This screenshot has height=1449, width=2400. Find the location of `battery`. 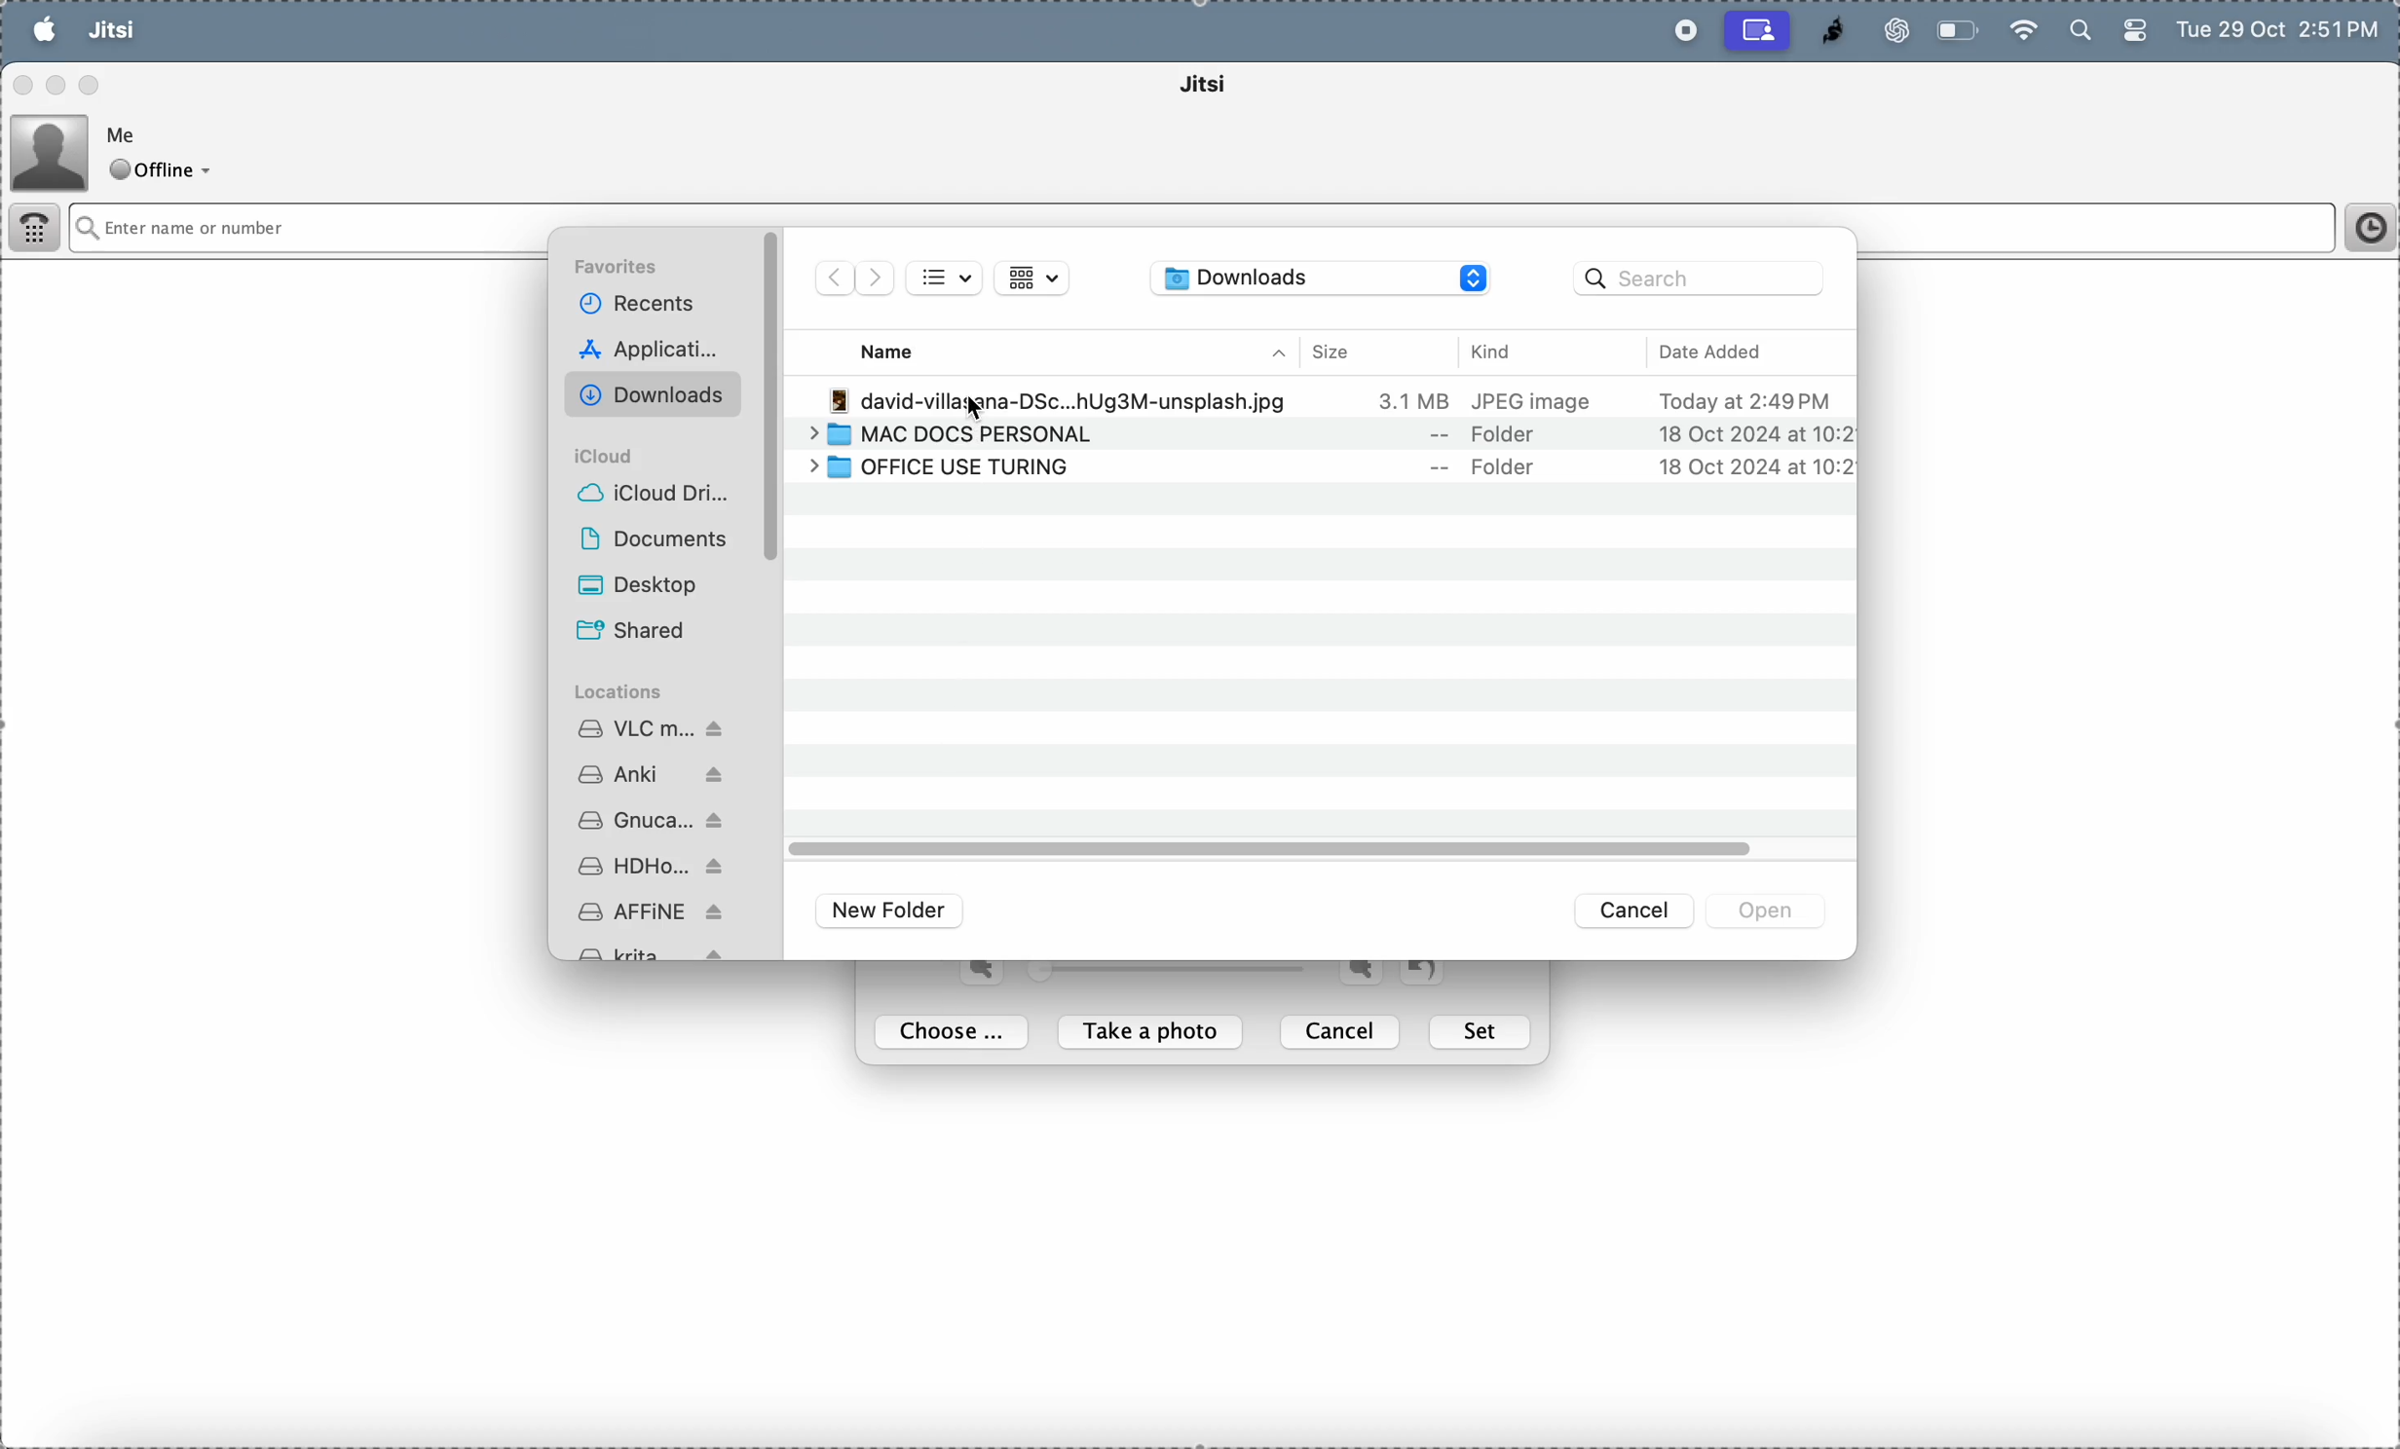

battery is located at coordinates (2133, 35).